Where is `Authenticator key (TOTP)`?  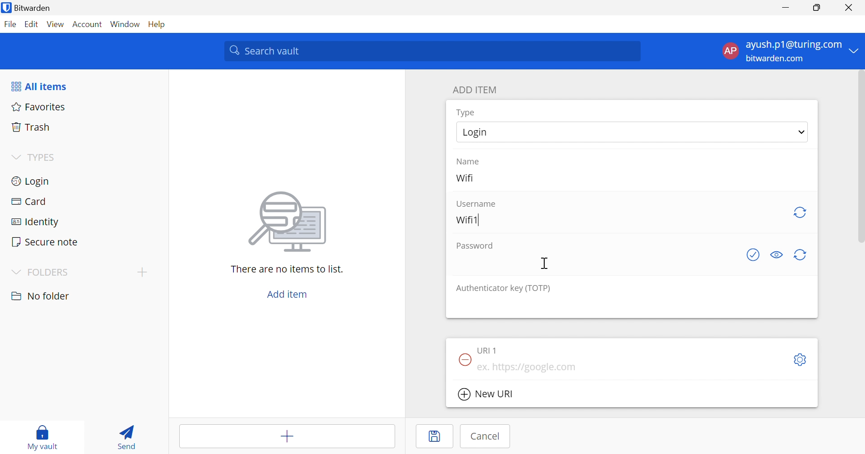
Authenticator key (TOTP) is located at coordinates (503, 288).